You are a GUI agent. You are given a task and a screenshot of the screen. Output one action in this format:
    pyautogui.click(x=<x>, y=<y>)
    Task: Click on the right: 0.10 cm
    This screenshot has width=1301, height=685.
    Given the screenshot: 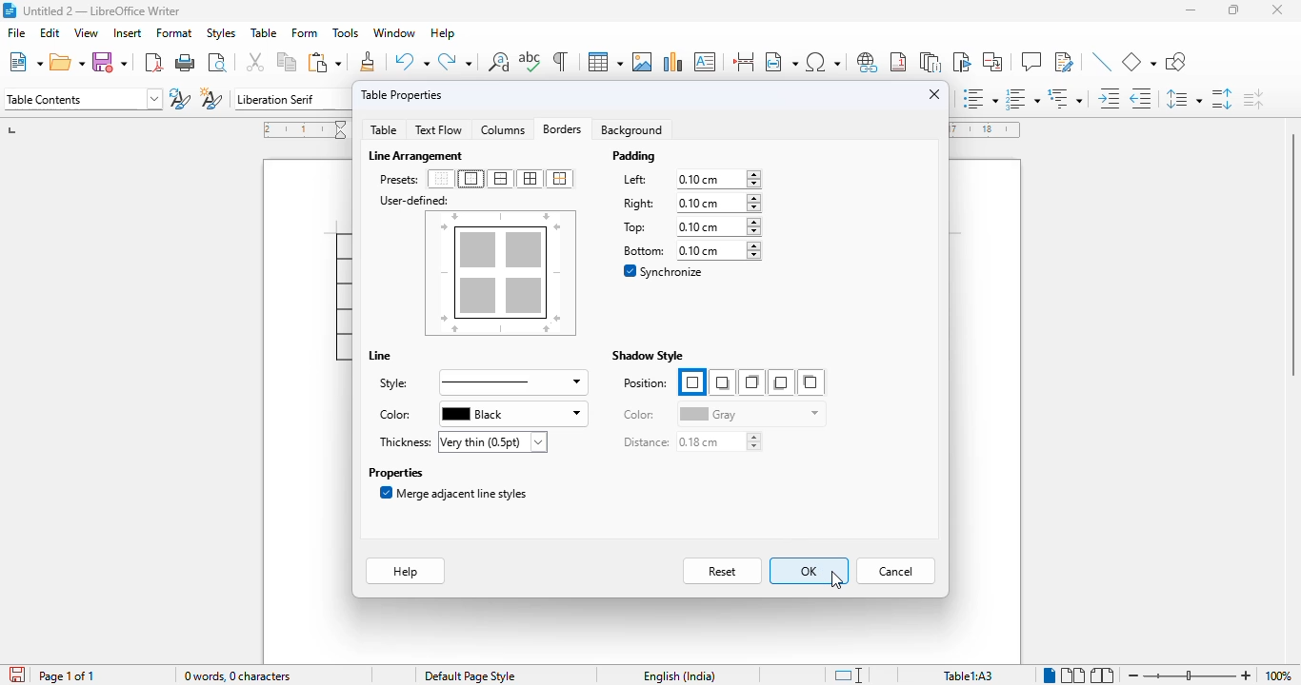 What is the action you would take?
    pyautogui.click(x=690, y=203)
    